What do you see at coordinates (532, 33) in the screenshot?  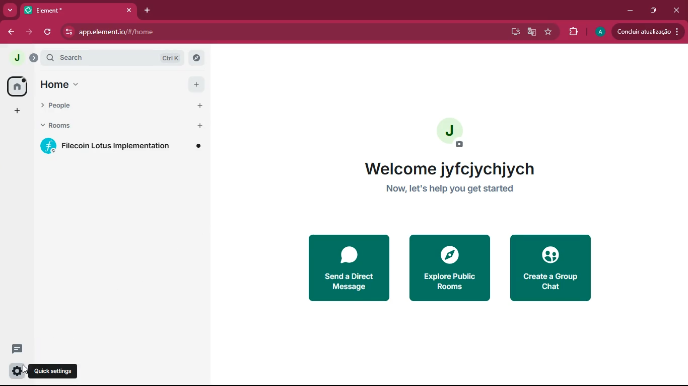 I see `google translate` at bounding box center [532, 33].